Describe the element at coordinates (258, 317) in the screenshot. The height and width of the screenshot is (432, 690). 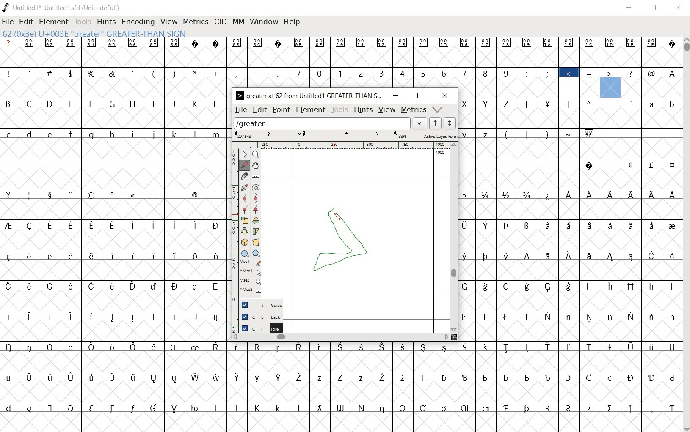
I see `background` at that location.